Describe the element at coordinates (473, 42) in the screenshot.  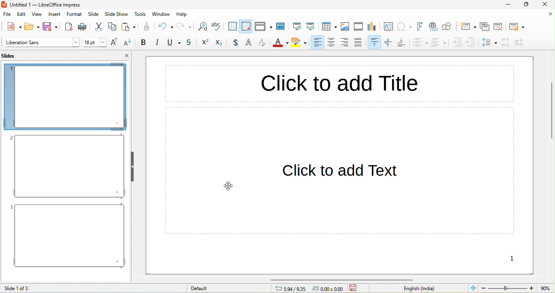
I see `decrease indent` at that location.